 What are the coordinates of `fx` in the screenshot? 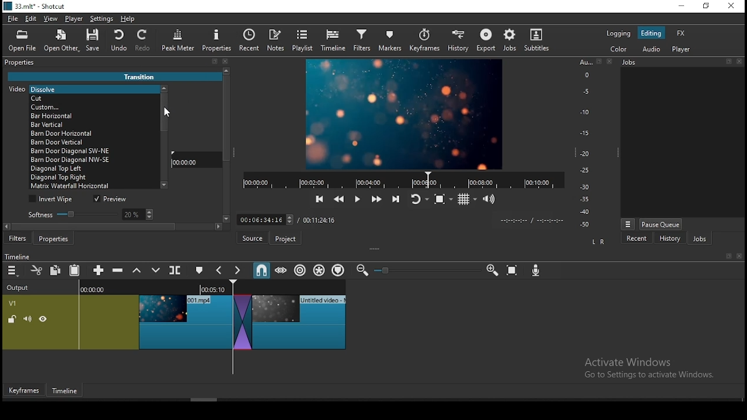 It's located at (681, 34).